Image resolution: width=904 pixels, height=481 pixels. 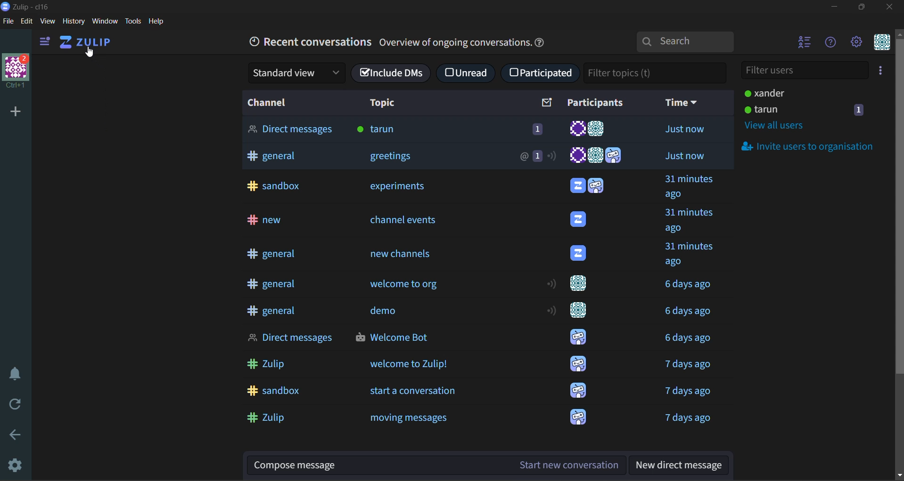 I want to click on close, so click(x=891, y=7).